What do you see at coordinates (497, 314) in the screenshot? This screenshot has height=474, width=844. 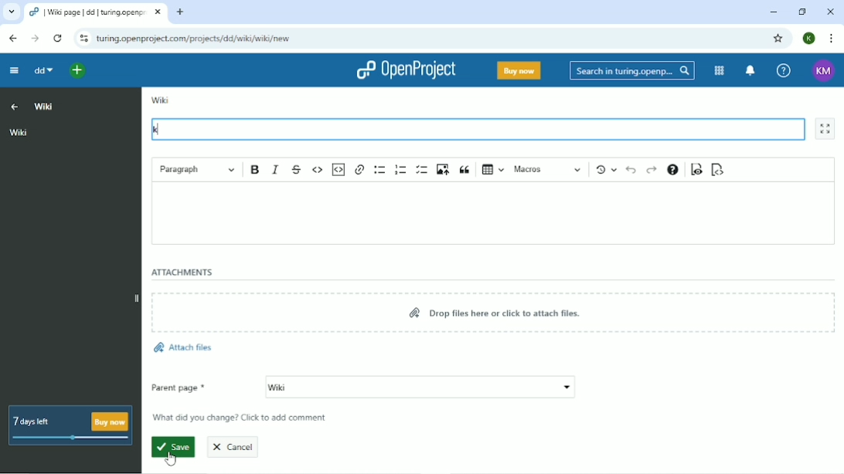 I see `Drop files here or click to attach files.` at bounding box center [497, 314].